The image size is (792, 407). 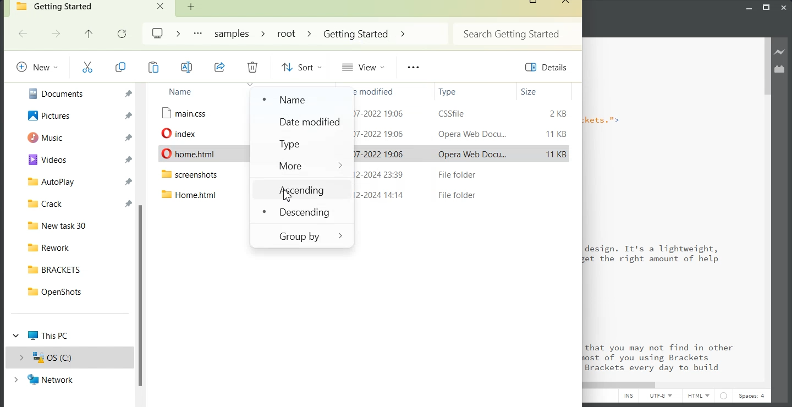 I want to click on Share, so click(x=220, y=67).